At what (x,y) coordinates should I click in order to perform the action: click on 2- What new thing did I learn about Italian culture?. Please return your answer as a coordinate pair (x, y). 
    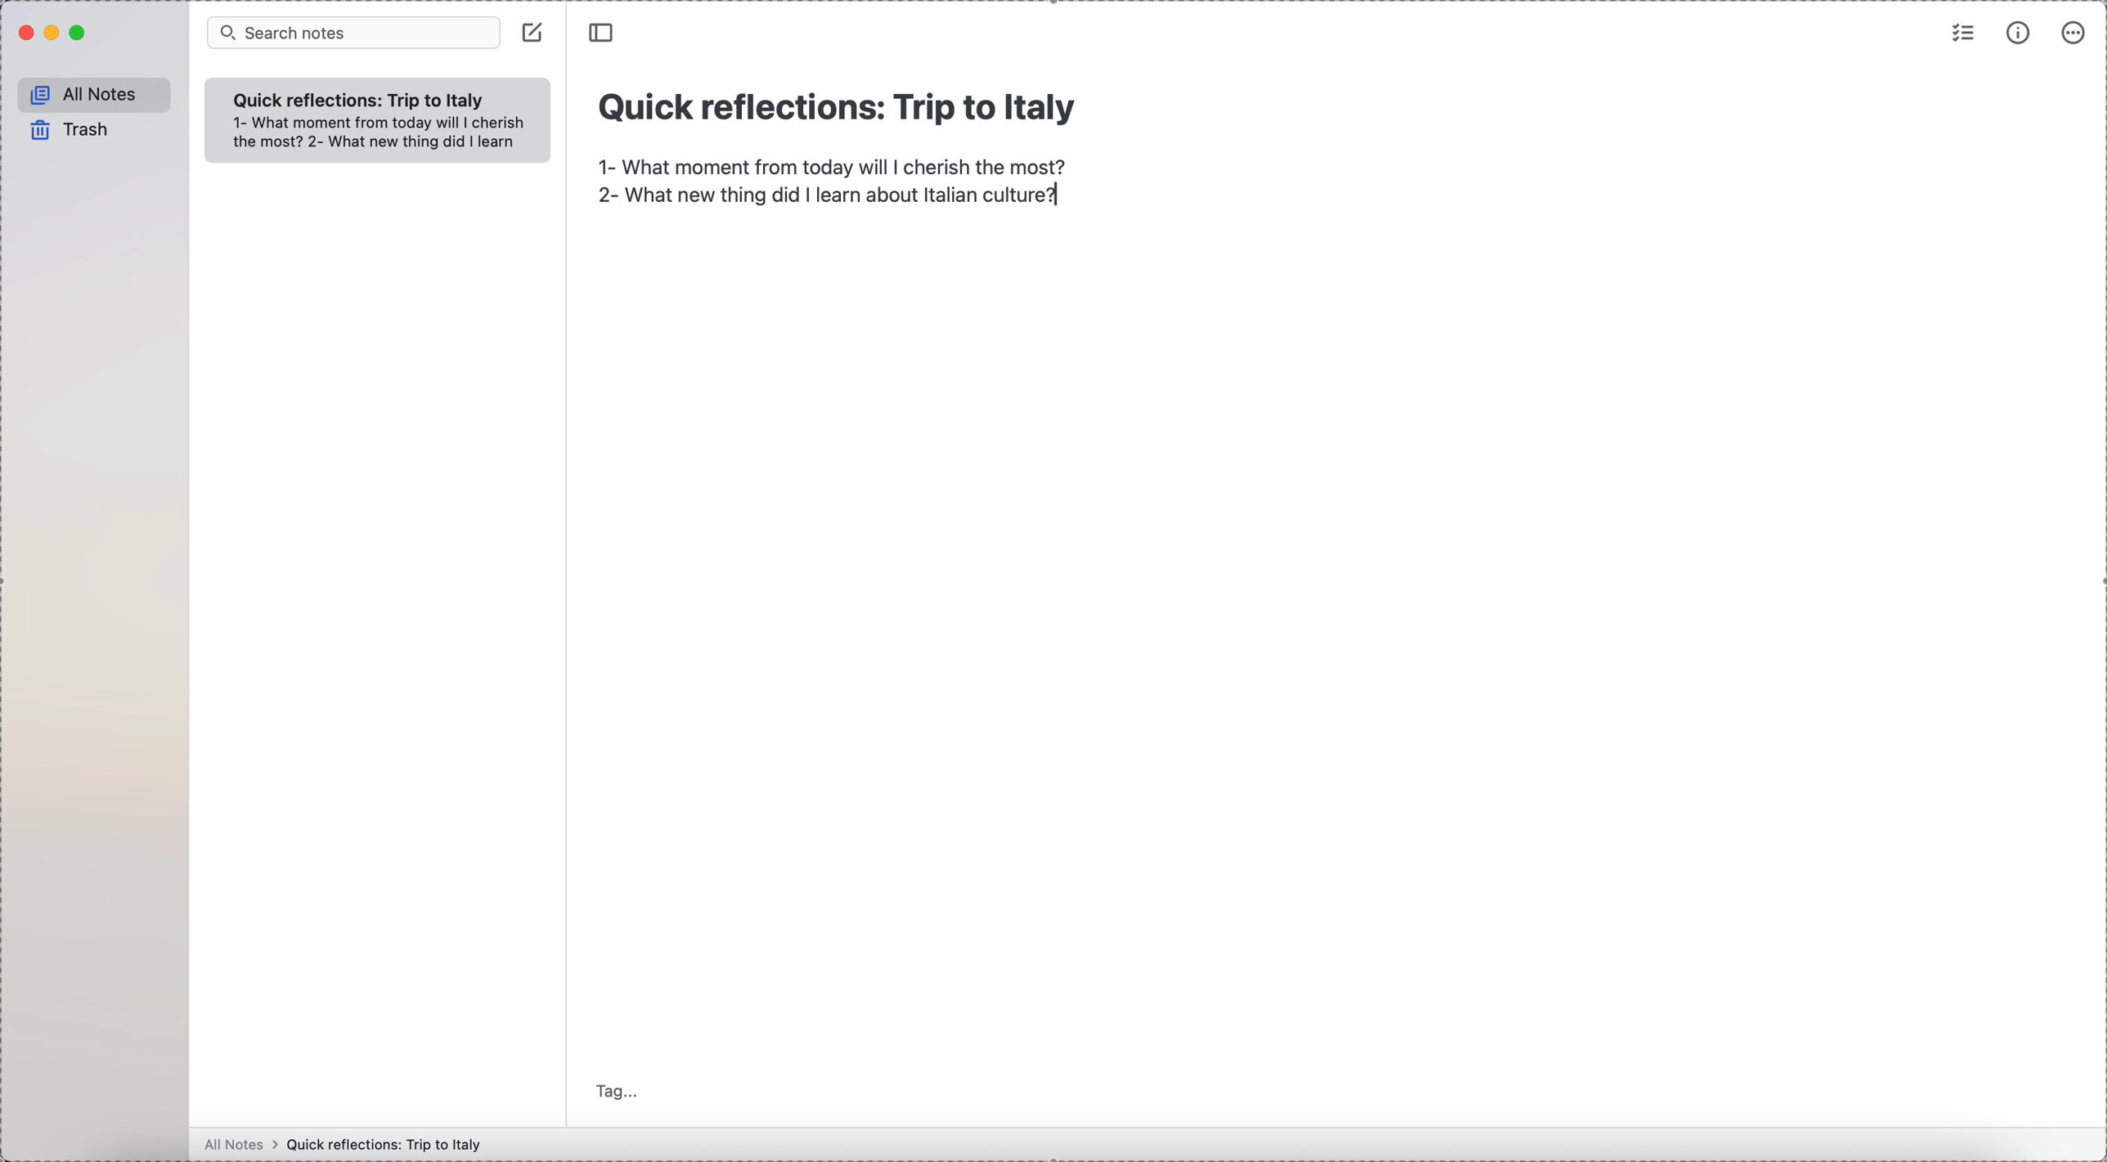
    Looking at the image, I should click on (377, 143).